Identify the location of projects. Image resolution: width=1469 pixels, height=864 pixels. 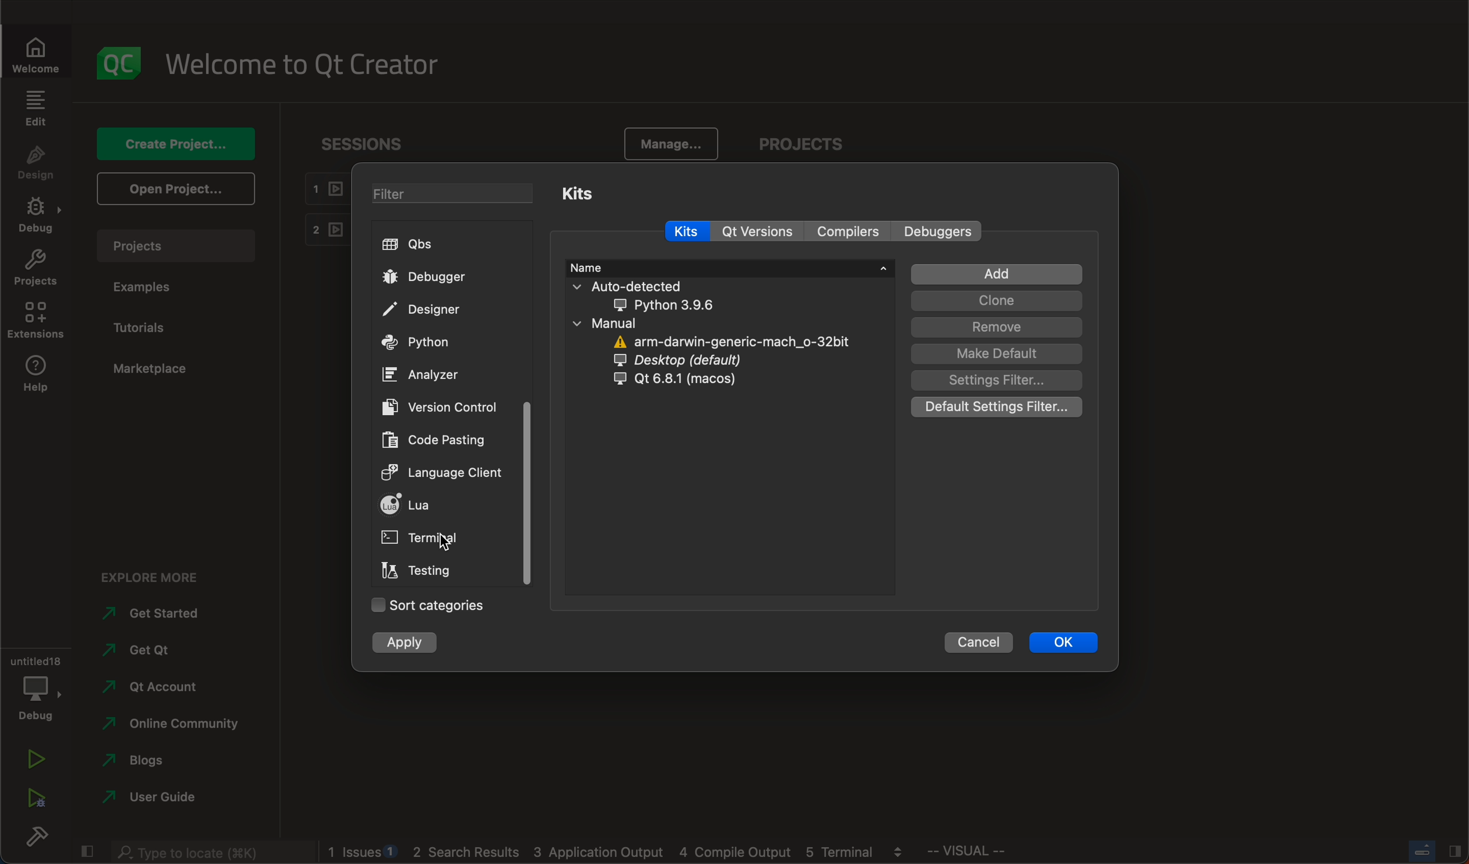
(800, 140).